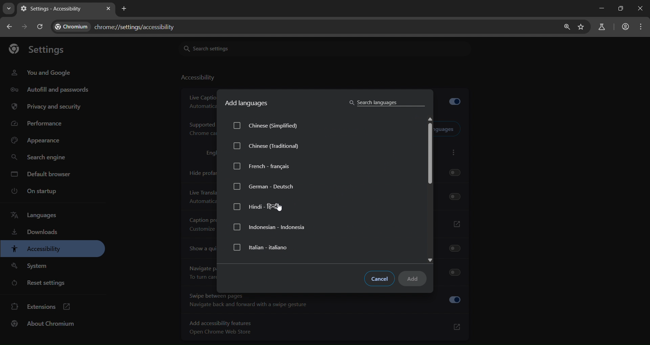  I want to click on minimize, so click(601, 9).